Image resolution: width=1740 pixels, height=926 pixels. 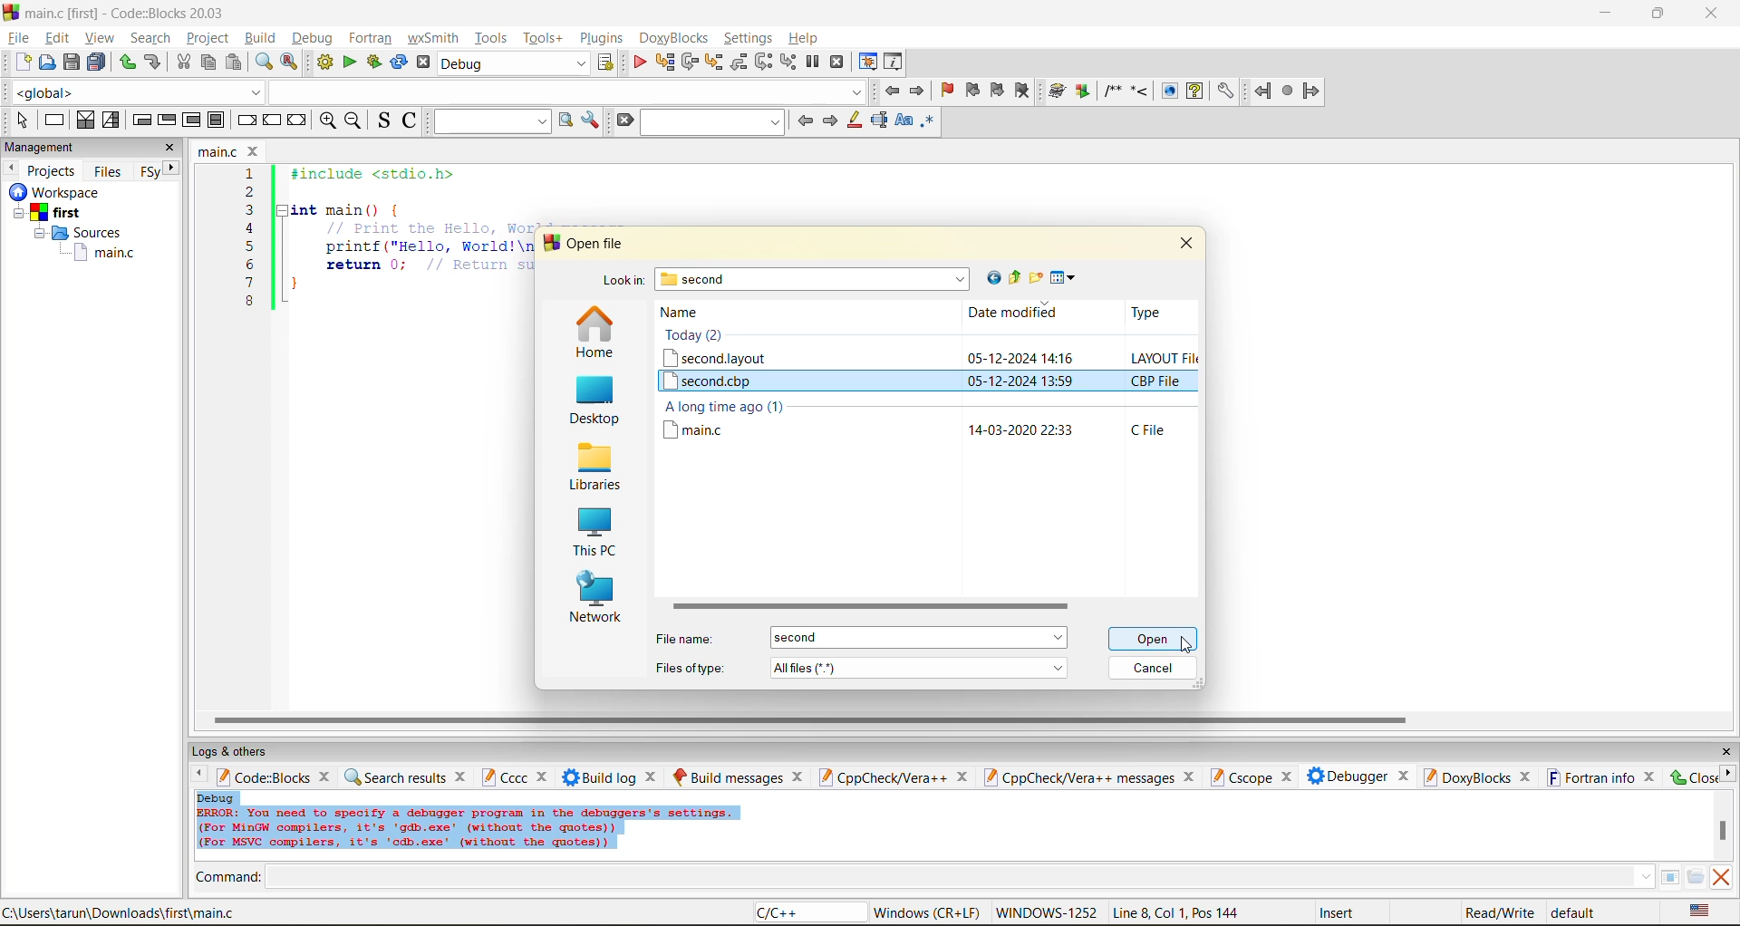 I want to click on command, so click(x=228, y=879).